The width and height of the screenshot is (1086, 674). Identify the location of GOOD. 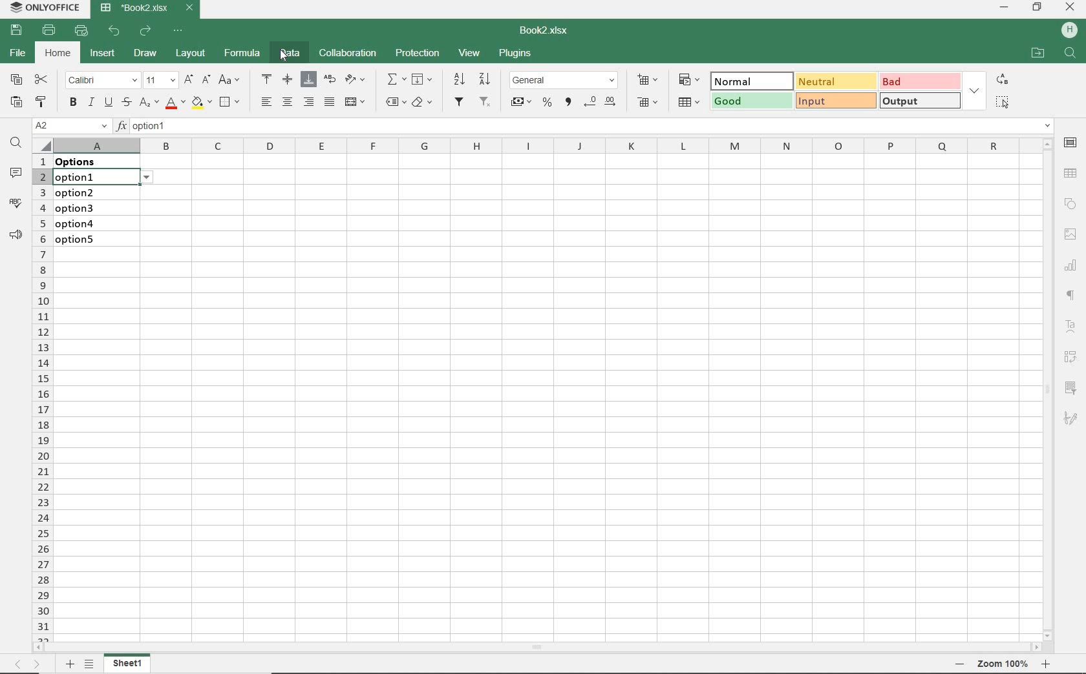
(749, 100).